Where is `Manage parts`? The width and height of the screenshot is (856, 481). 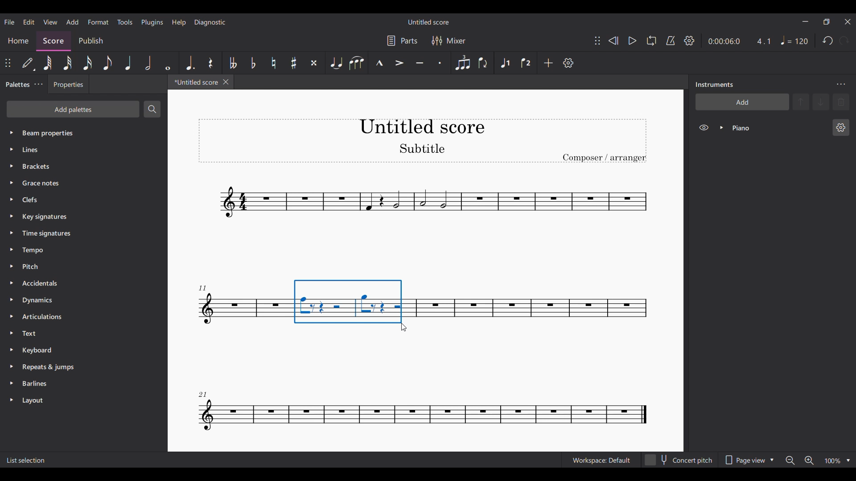
Manage parts is located at coordinates (402, 41).